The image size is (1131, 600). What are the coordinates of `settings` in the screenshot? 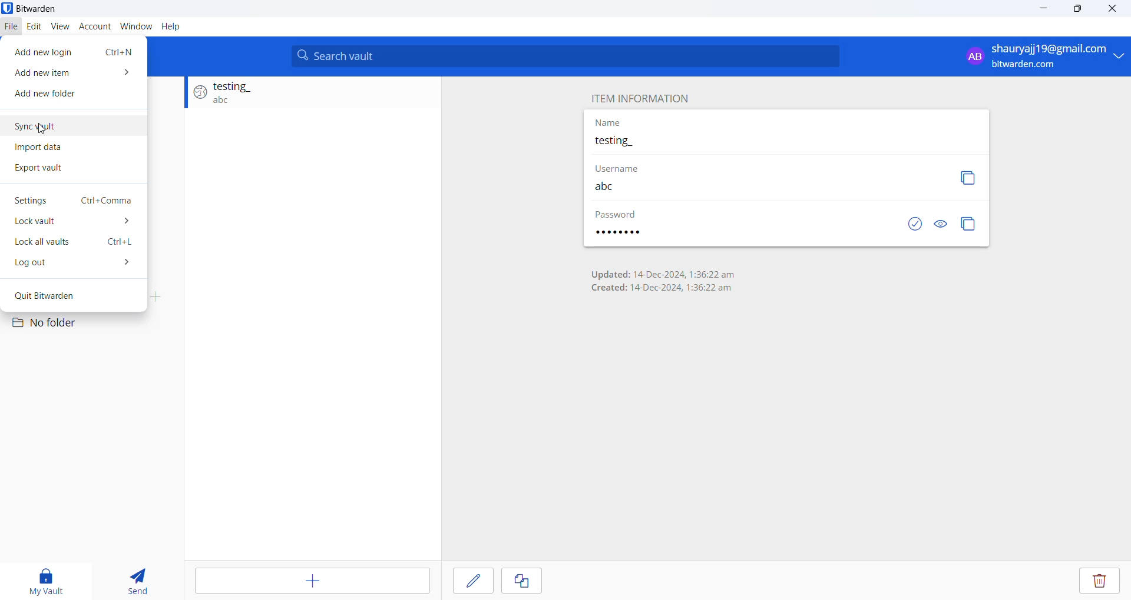 It's located at (74, 202).